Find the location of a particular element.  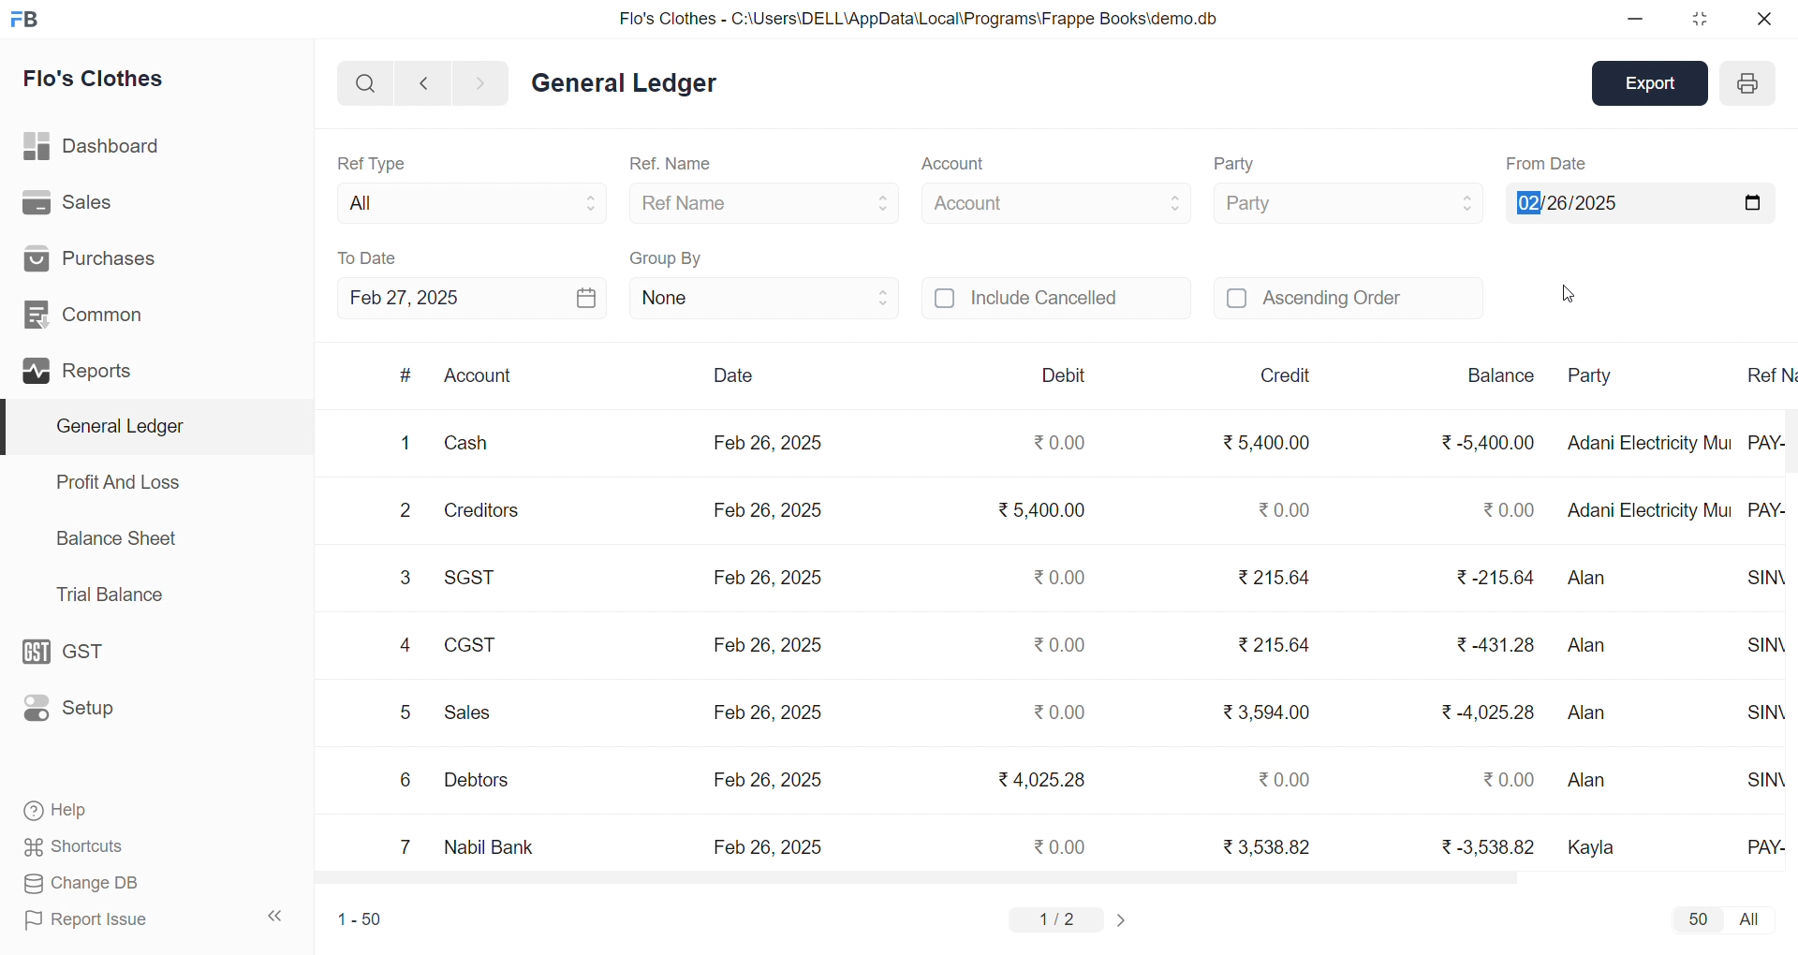

₹0.00 is located at coordinates (1057, 646).